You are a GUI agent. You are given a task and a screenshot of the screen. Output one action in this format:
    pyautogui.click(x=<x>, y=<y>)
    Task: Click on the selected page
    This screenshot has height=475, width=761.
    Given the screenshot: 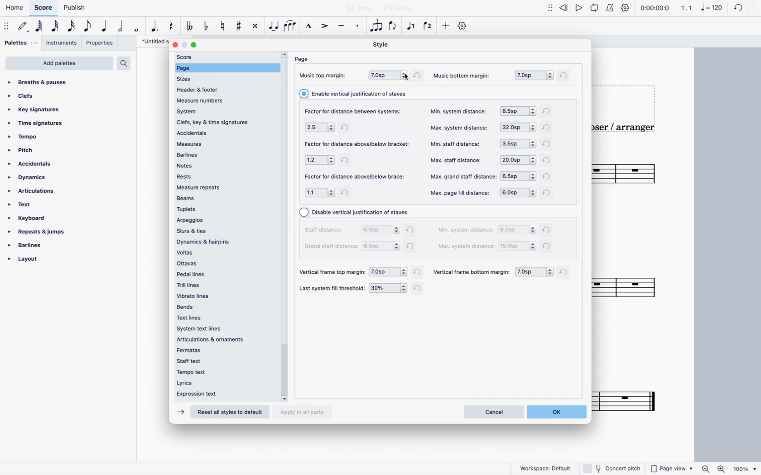 What is the action you would take?
    pyautogui.click(x=227, y=68)
    